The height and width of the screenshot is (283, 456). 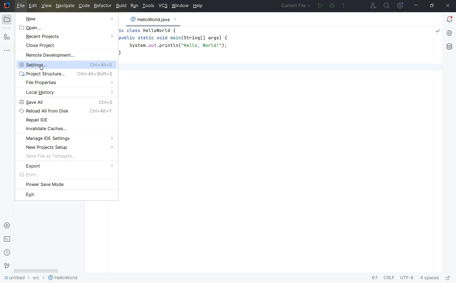 What do you see at coordinates (259, 51) in the screenshot?
I see `CODES` at bounding box center [259, 51].